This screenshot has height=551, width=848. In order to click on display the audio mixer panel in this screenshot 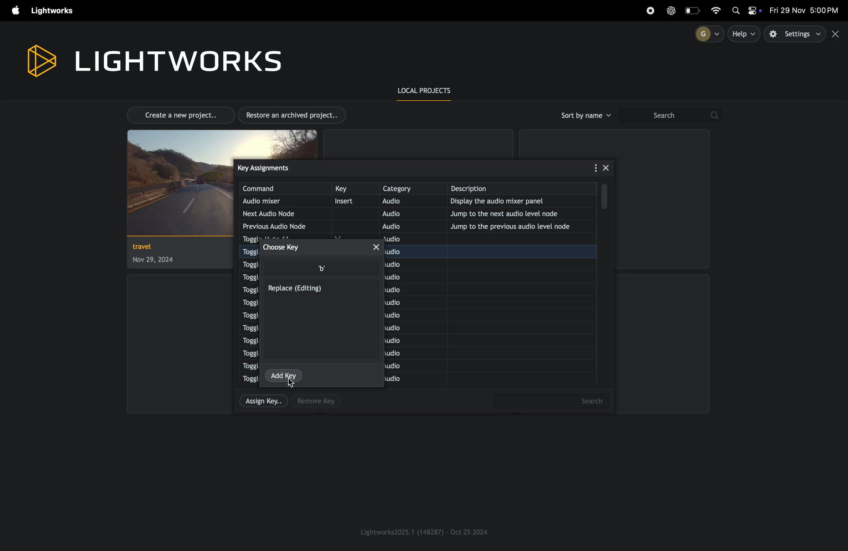, I will do `click(517, 202)`.